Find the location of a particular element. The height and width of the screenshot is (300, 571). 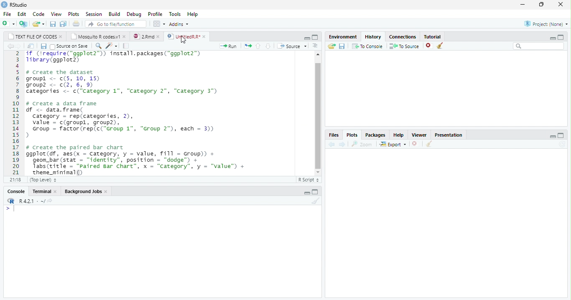

maximize is located at coordinates (563, 37).